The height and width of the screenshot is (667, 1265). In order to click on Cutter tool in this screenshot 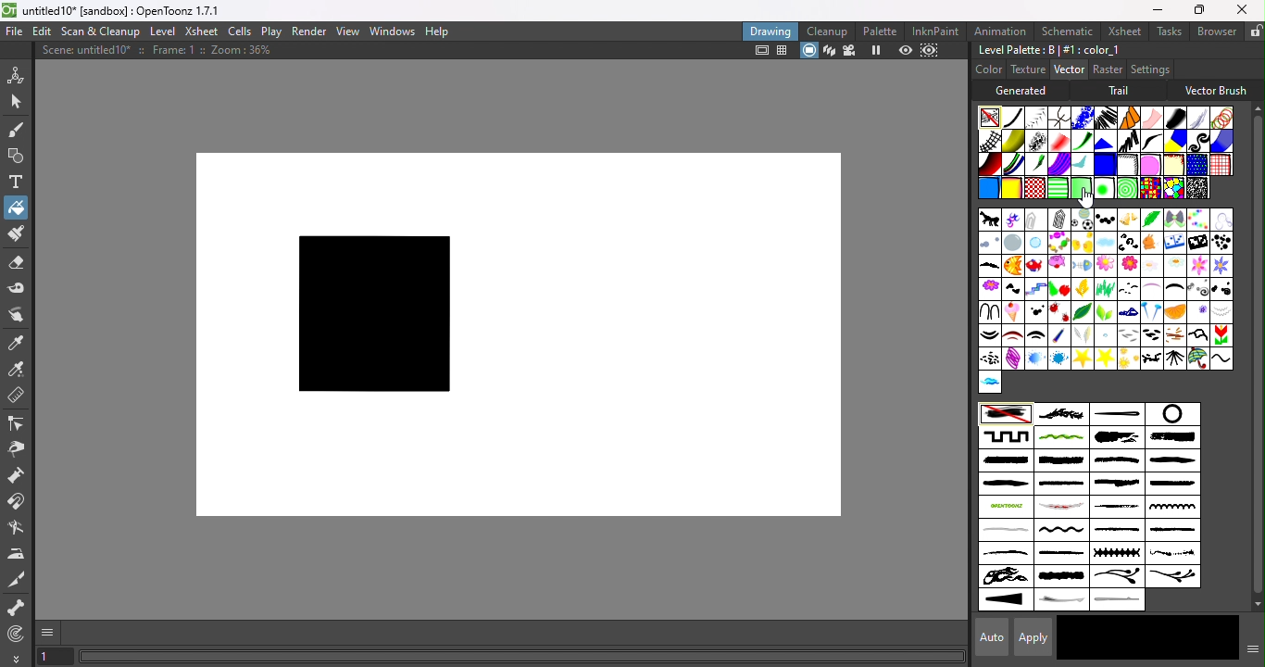, I will do `click(16, 529)`.